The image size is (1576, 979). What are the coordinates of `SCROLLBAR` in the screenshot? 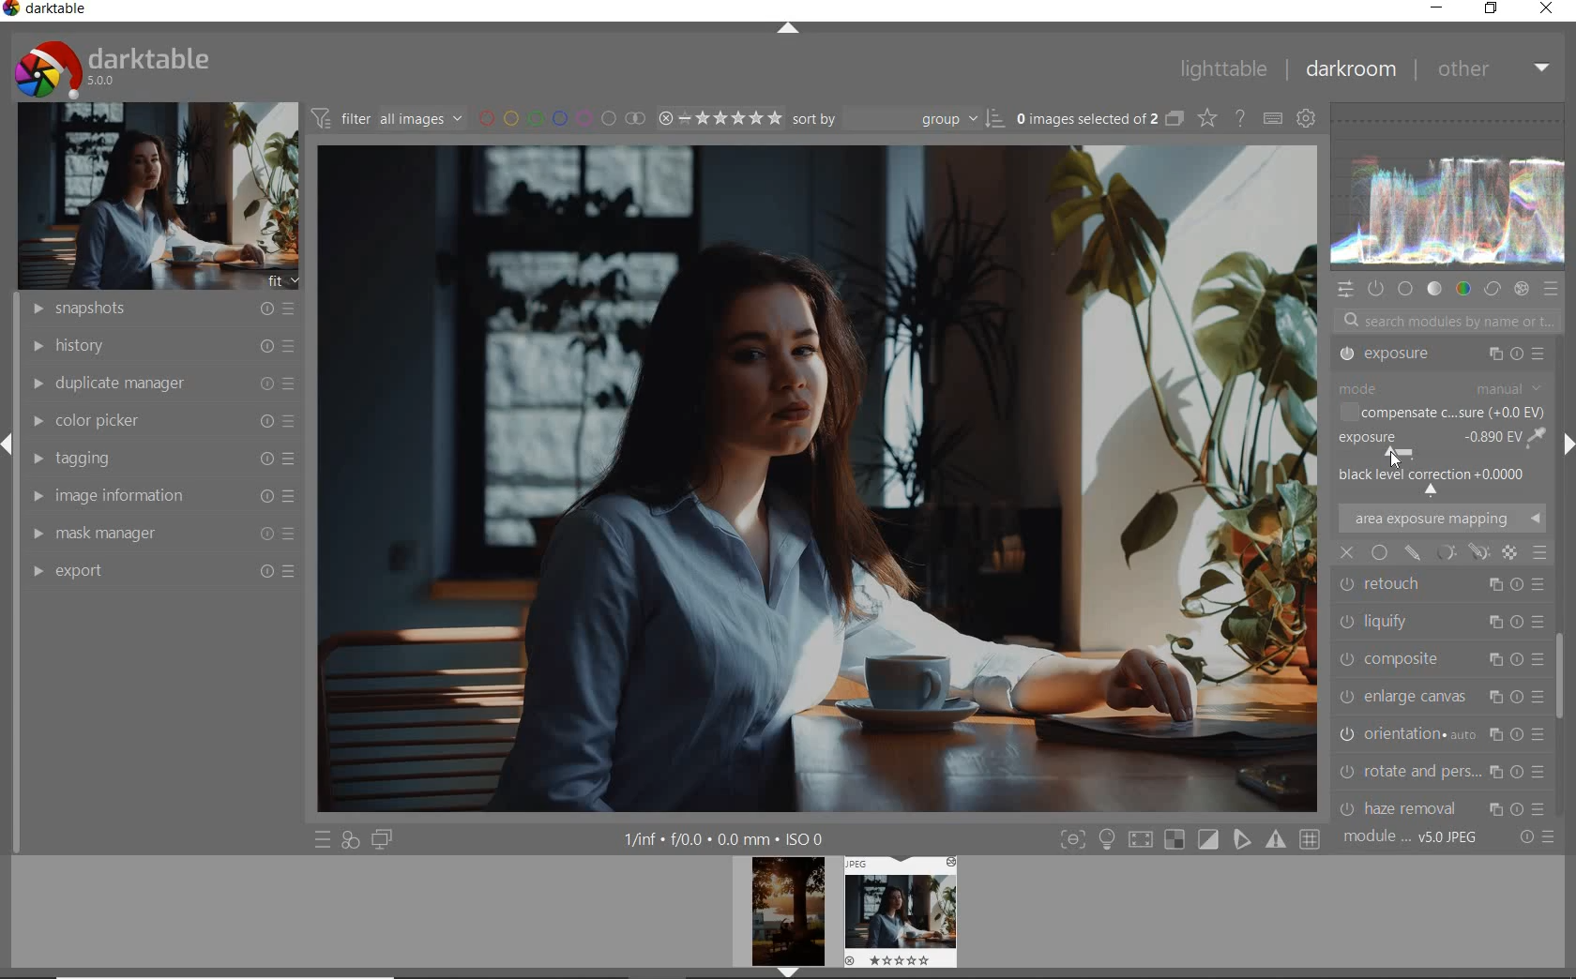 It's located at (1564, 685).